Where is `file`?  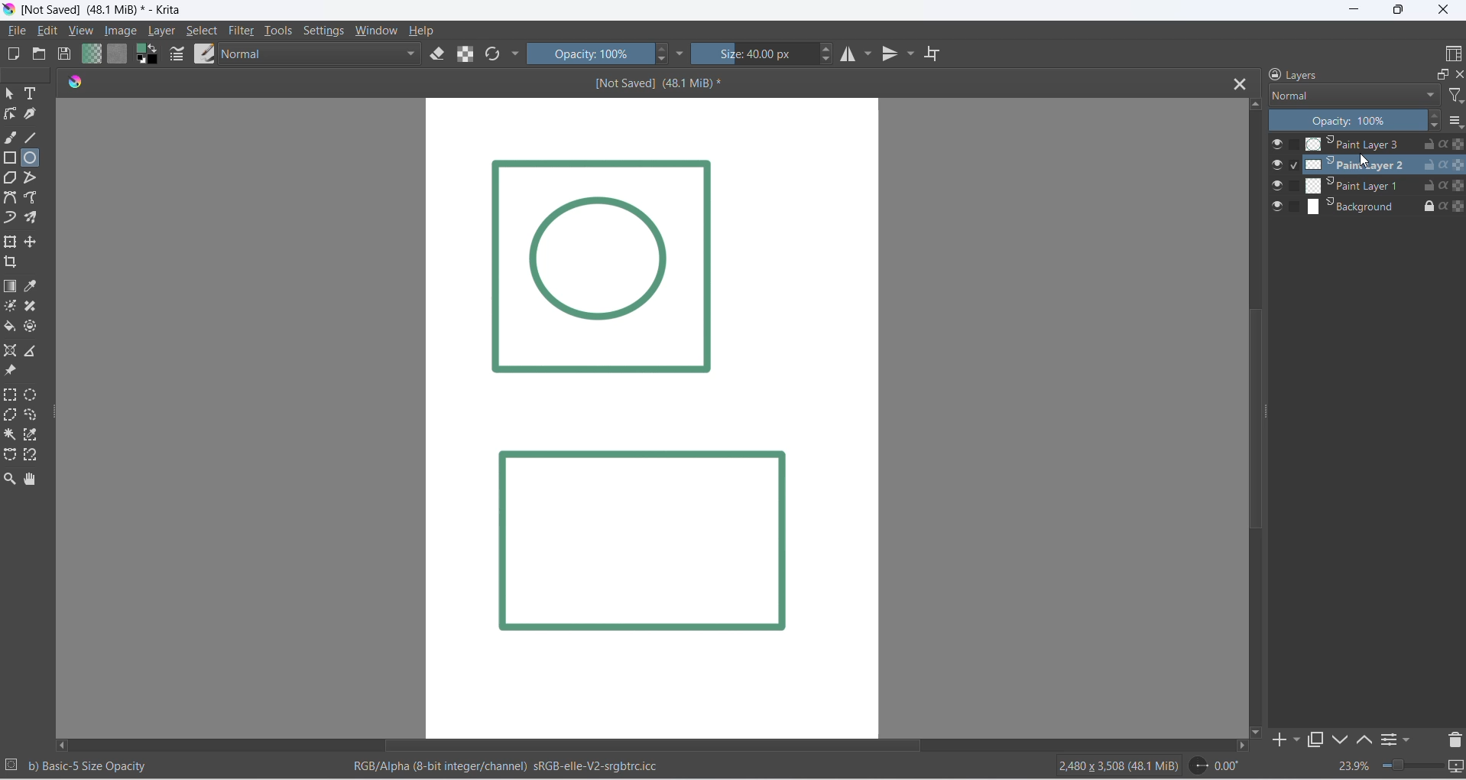 file is located at coordinates (18, 32).